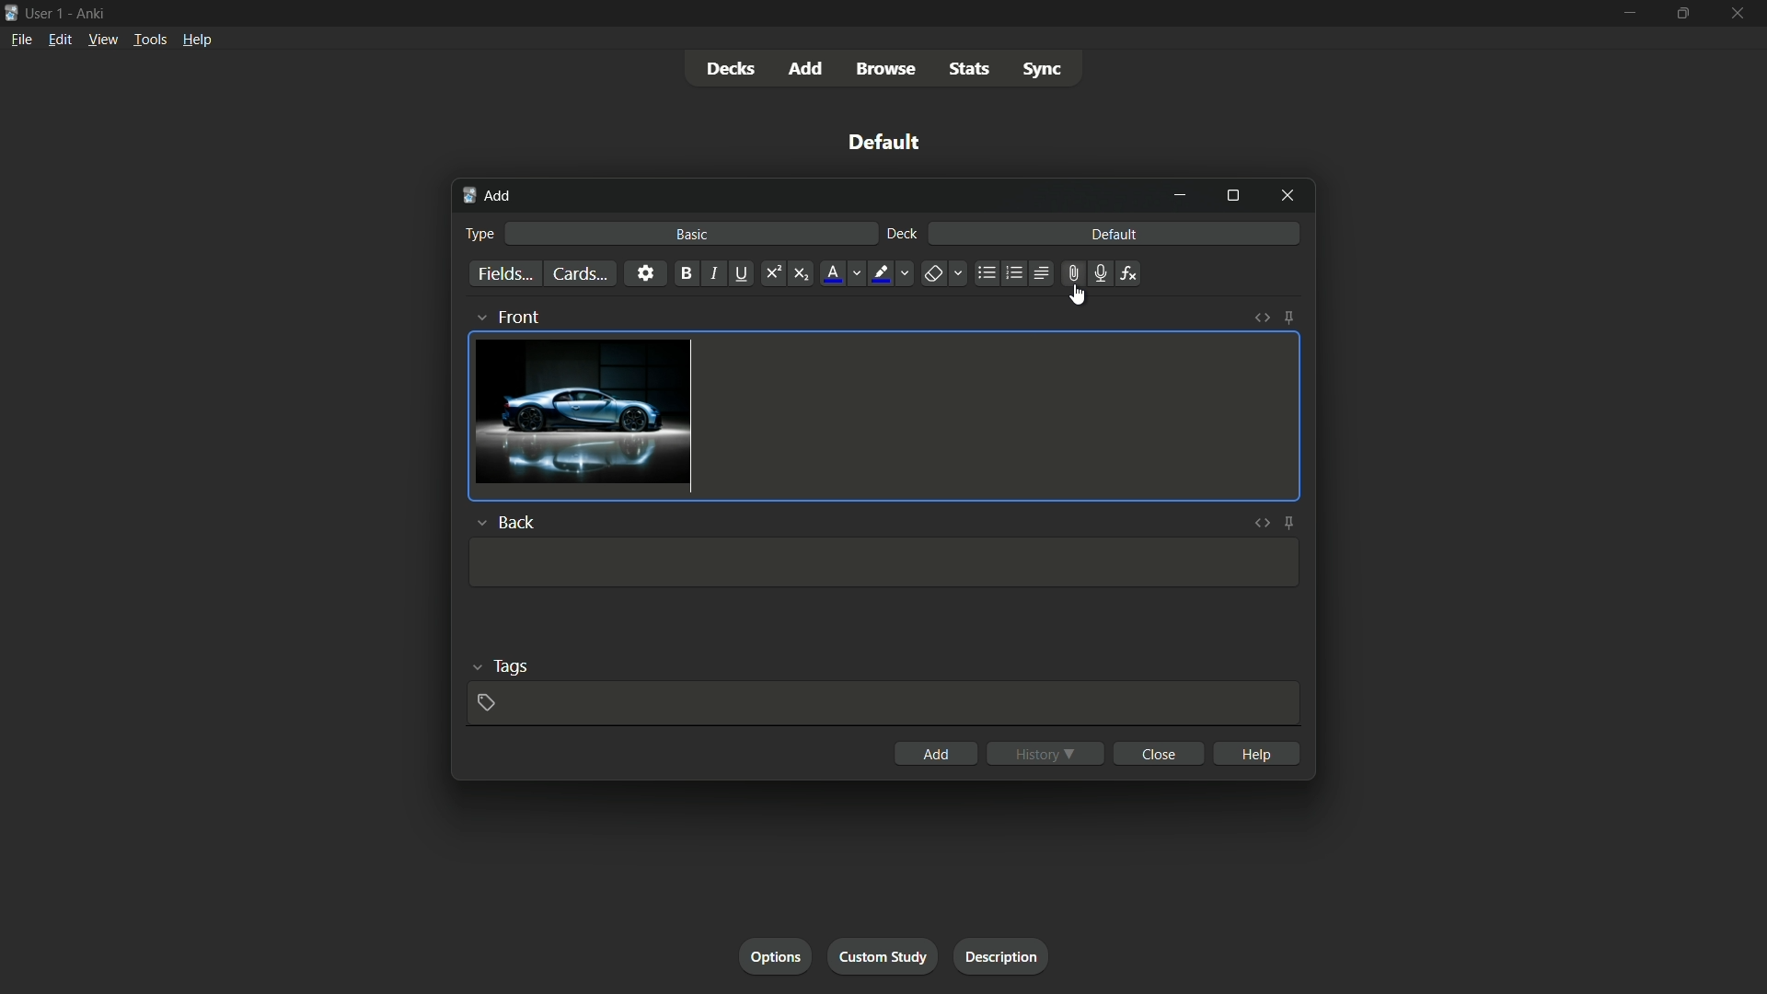 Image resolution: width=1767 pixels, height=994 pixels. I want to click on file menu, so click(19, 38).